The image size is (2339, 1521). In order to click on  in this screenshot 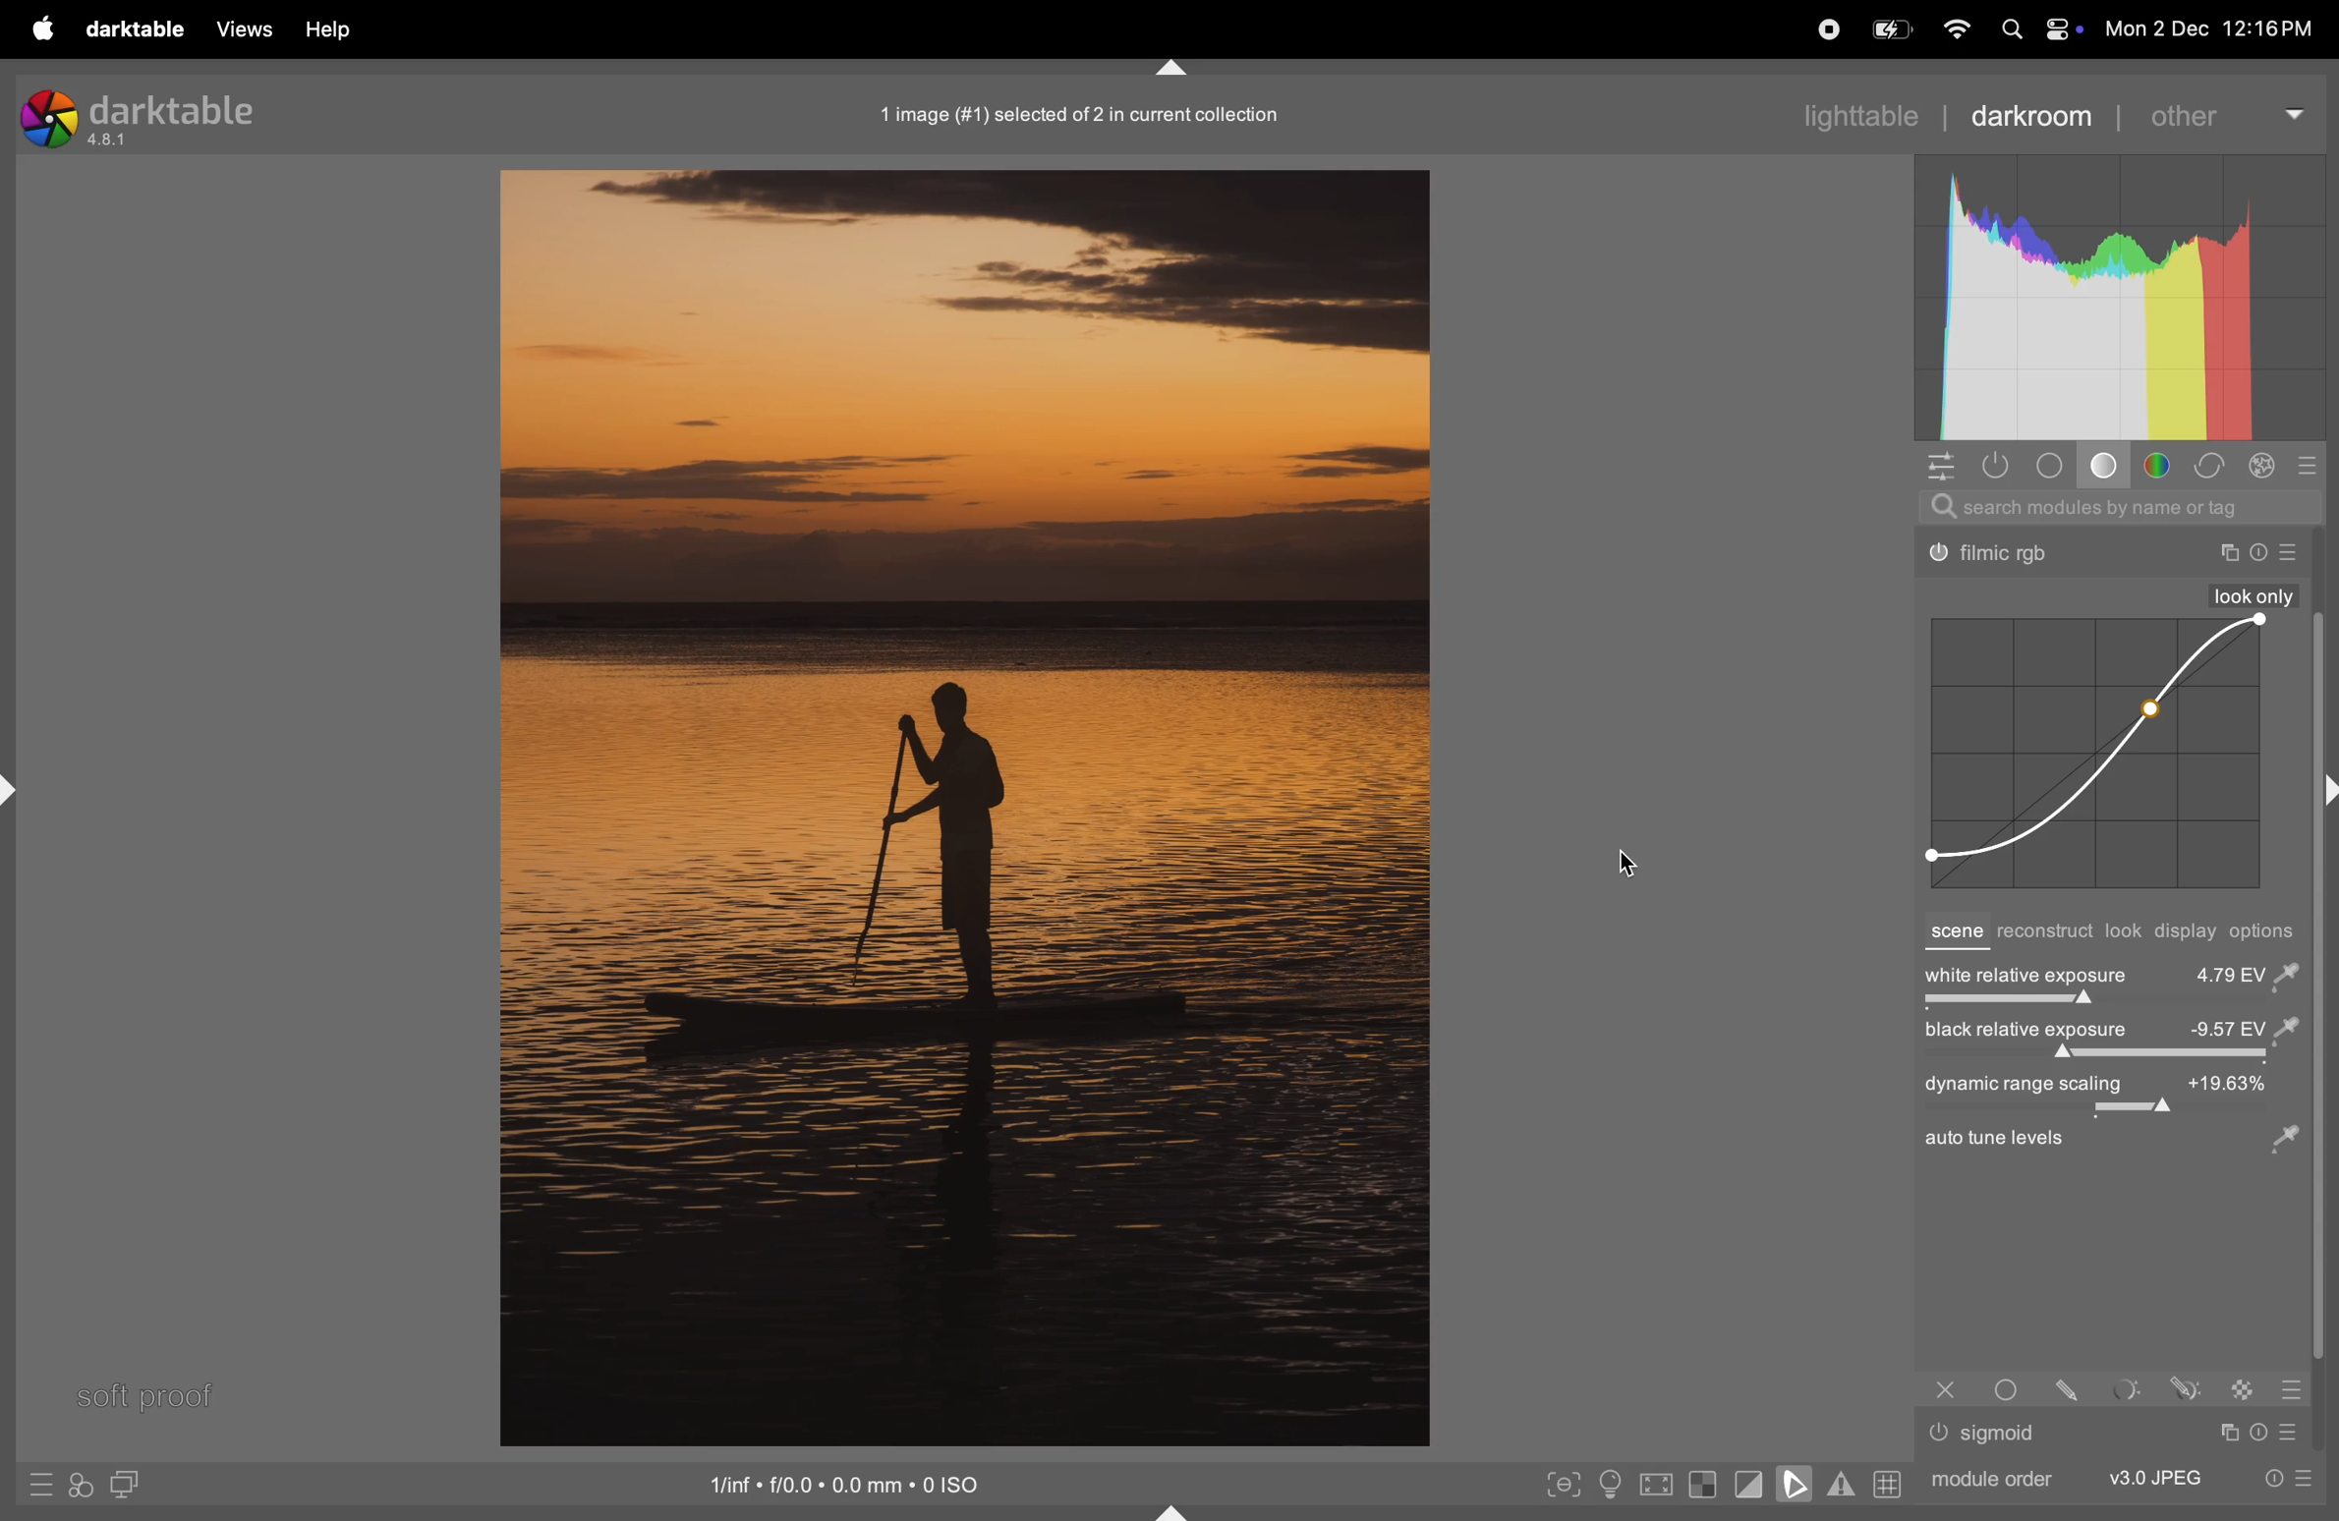, I will do `click(2291, 1389)`.